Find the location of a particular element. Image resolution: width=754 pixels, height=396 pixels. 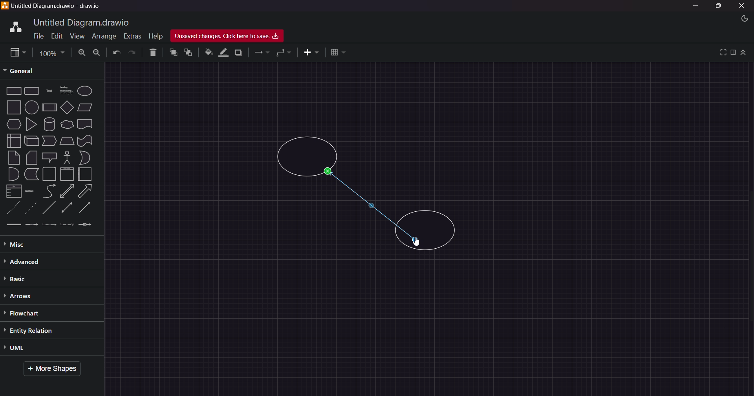

UML is located at coordinates (36, 348).